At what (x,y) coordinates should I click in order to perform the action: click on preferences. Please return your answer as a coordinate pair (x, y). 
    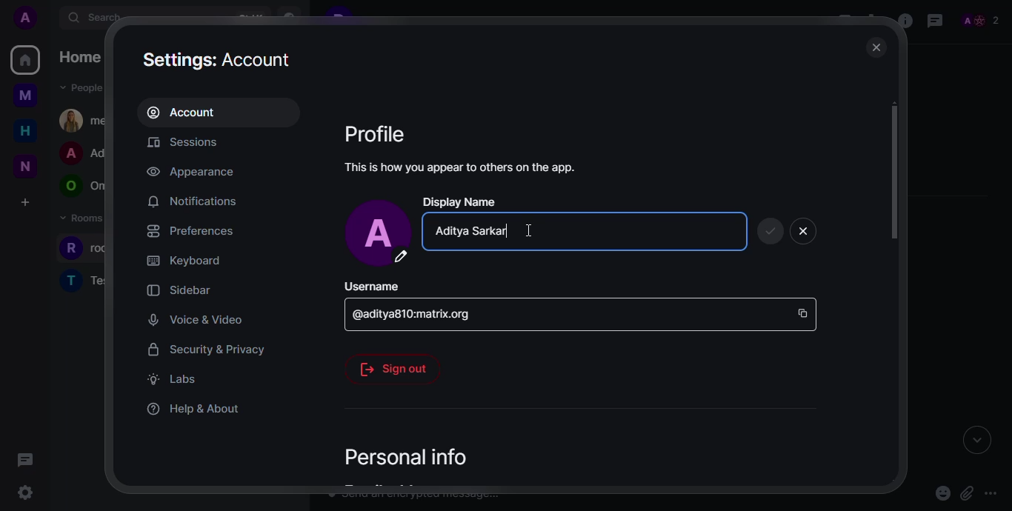
    Looking at the image, I should click on (190, 230).